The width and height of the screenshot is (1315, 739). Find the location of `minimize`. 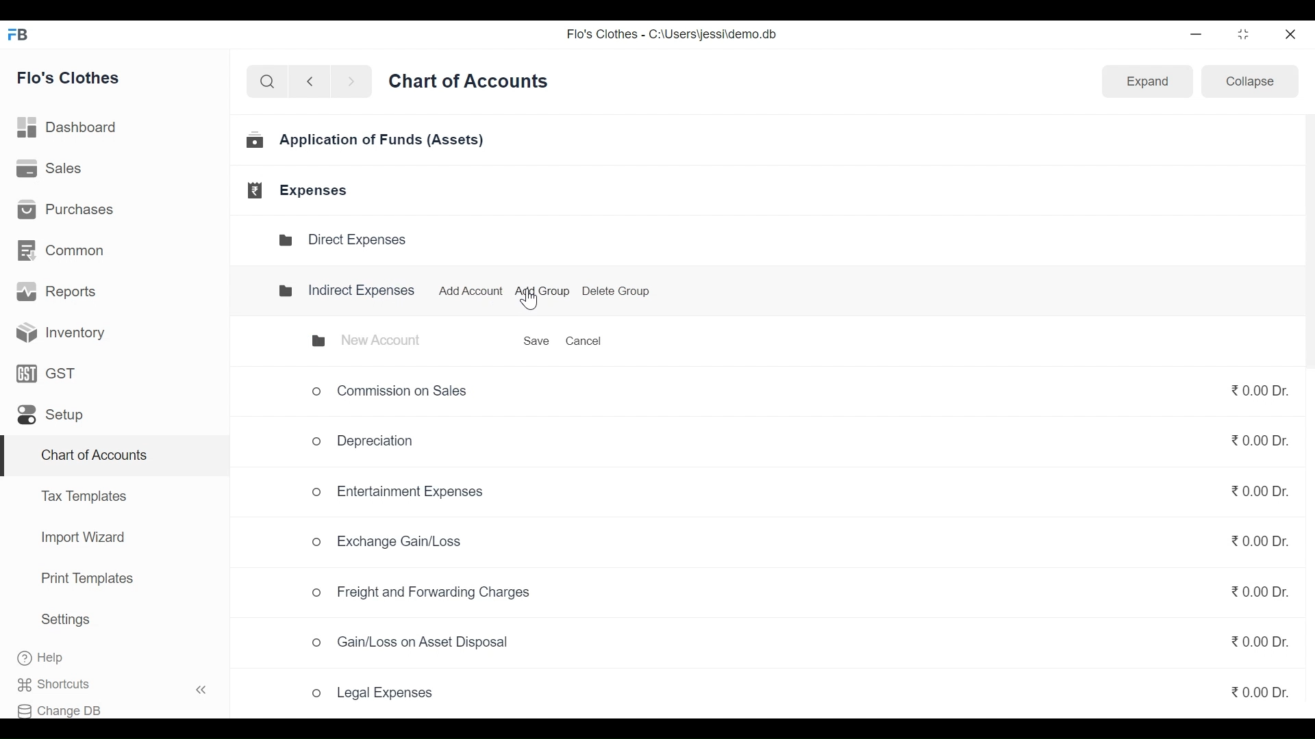

minimize is located at coordinates (1199, 34).